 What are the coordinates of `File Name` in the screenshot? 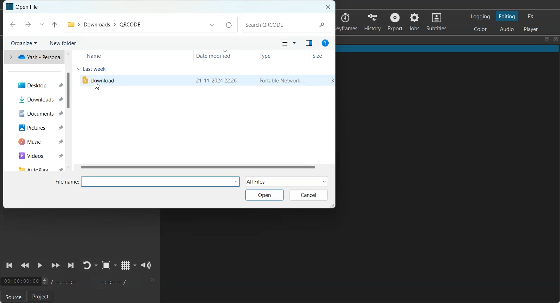 It's located at (66, 182).